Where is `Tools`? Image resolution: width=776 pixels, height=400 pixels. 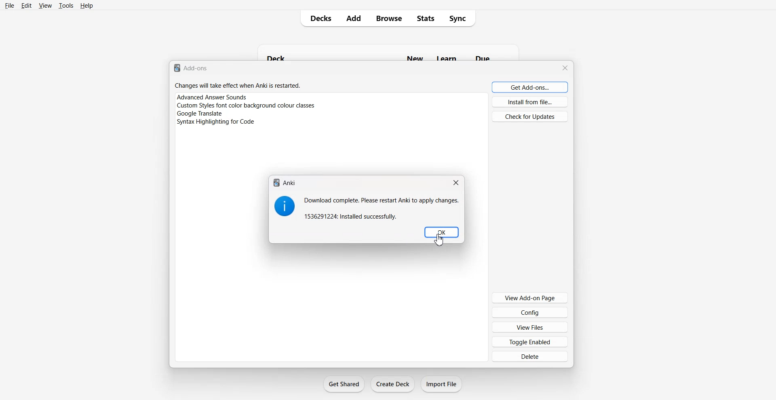 Tools is located at coordinates (66, 5).